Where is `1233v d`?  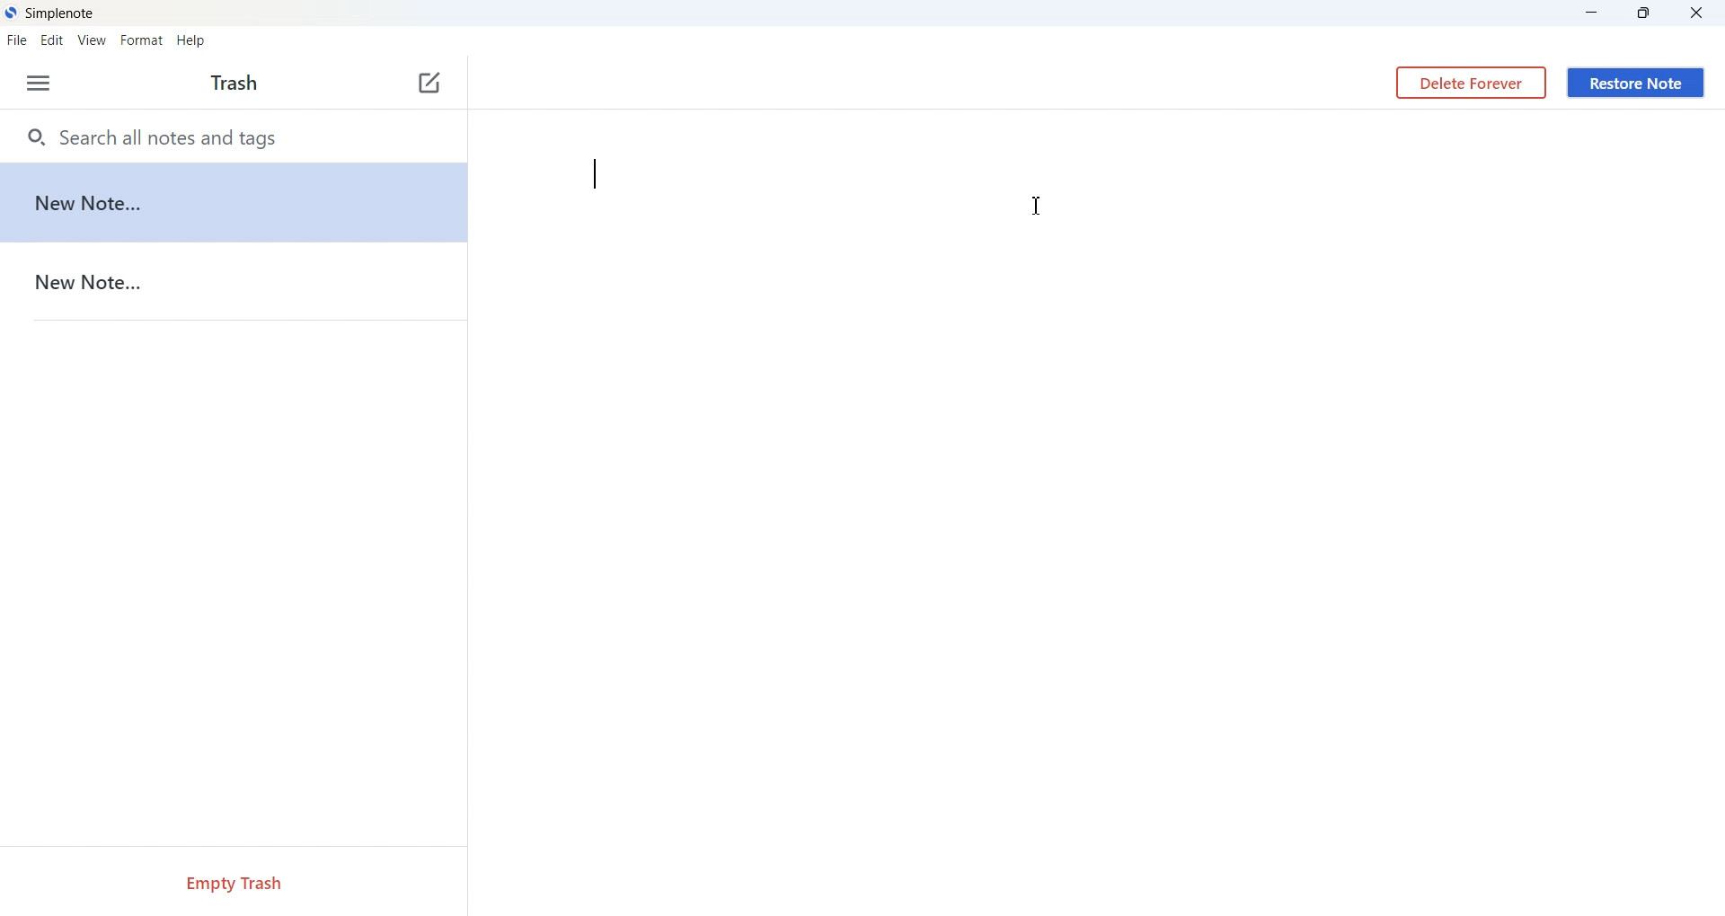 1233v d is located at coordinates (233, 204).